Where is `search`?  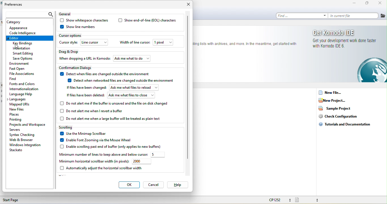
search is located at coordinates (28, 15).